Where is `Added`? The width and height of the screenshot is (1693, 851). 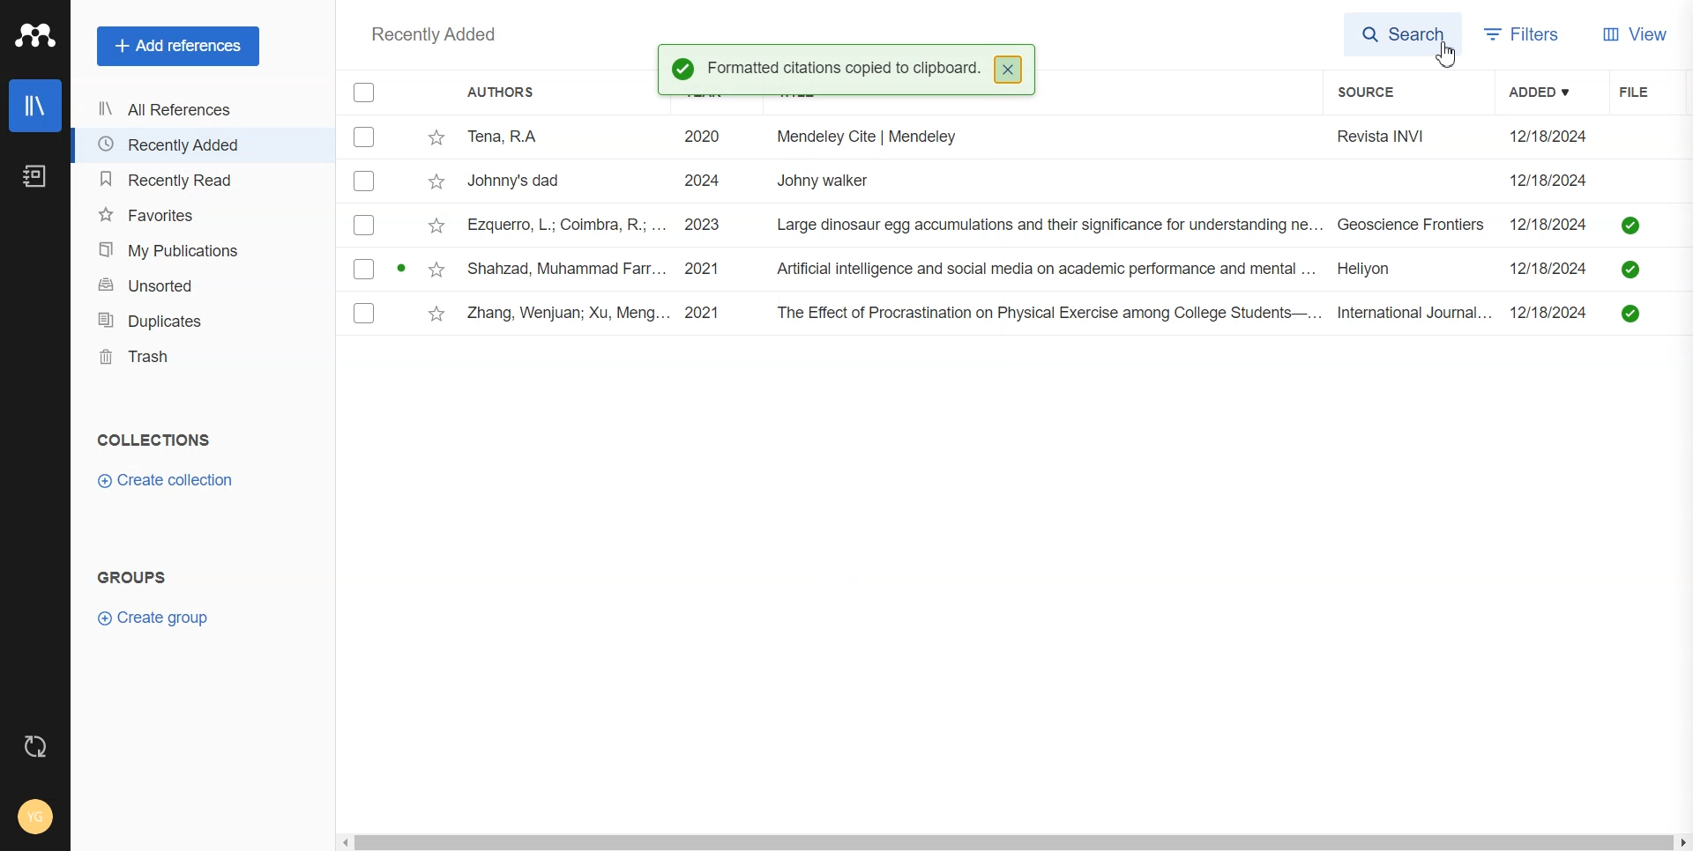 Added is located at coordinates (1550, 92).